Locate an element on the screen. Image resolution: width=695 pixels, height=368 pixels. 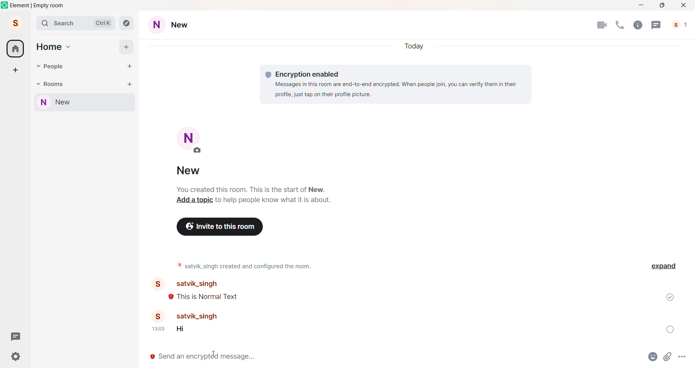
Add Room is located at coordinates (130, 84).